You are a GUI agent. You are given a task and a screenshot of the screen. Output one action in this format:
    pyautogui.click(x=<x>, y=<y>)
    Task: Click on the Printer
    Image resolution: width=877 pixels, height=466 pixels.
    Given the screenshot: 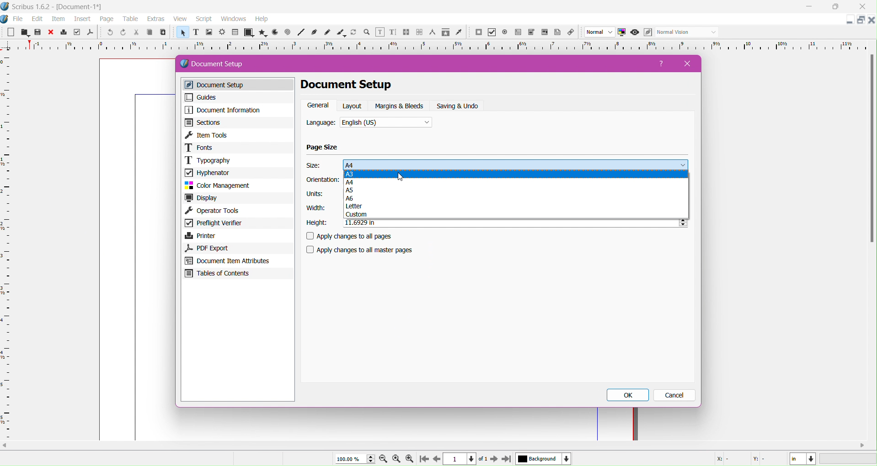 What is the action you would take?
    pyautogui.click(x=237, y=236)
    